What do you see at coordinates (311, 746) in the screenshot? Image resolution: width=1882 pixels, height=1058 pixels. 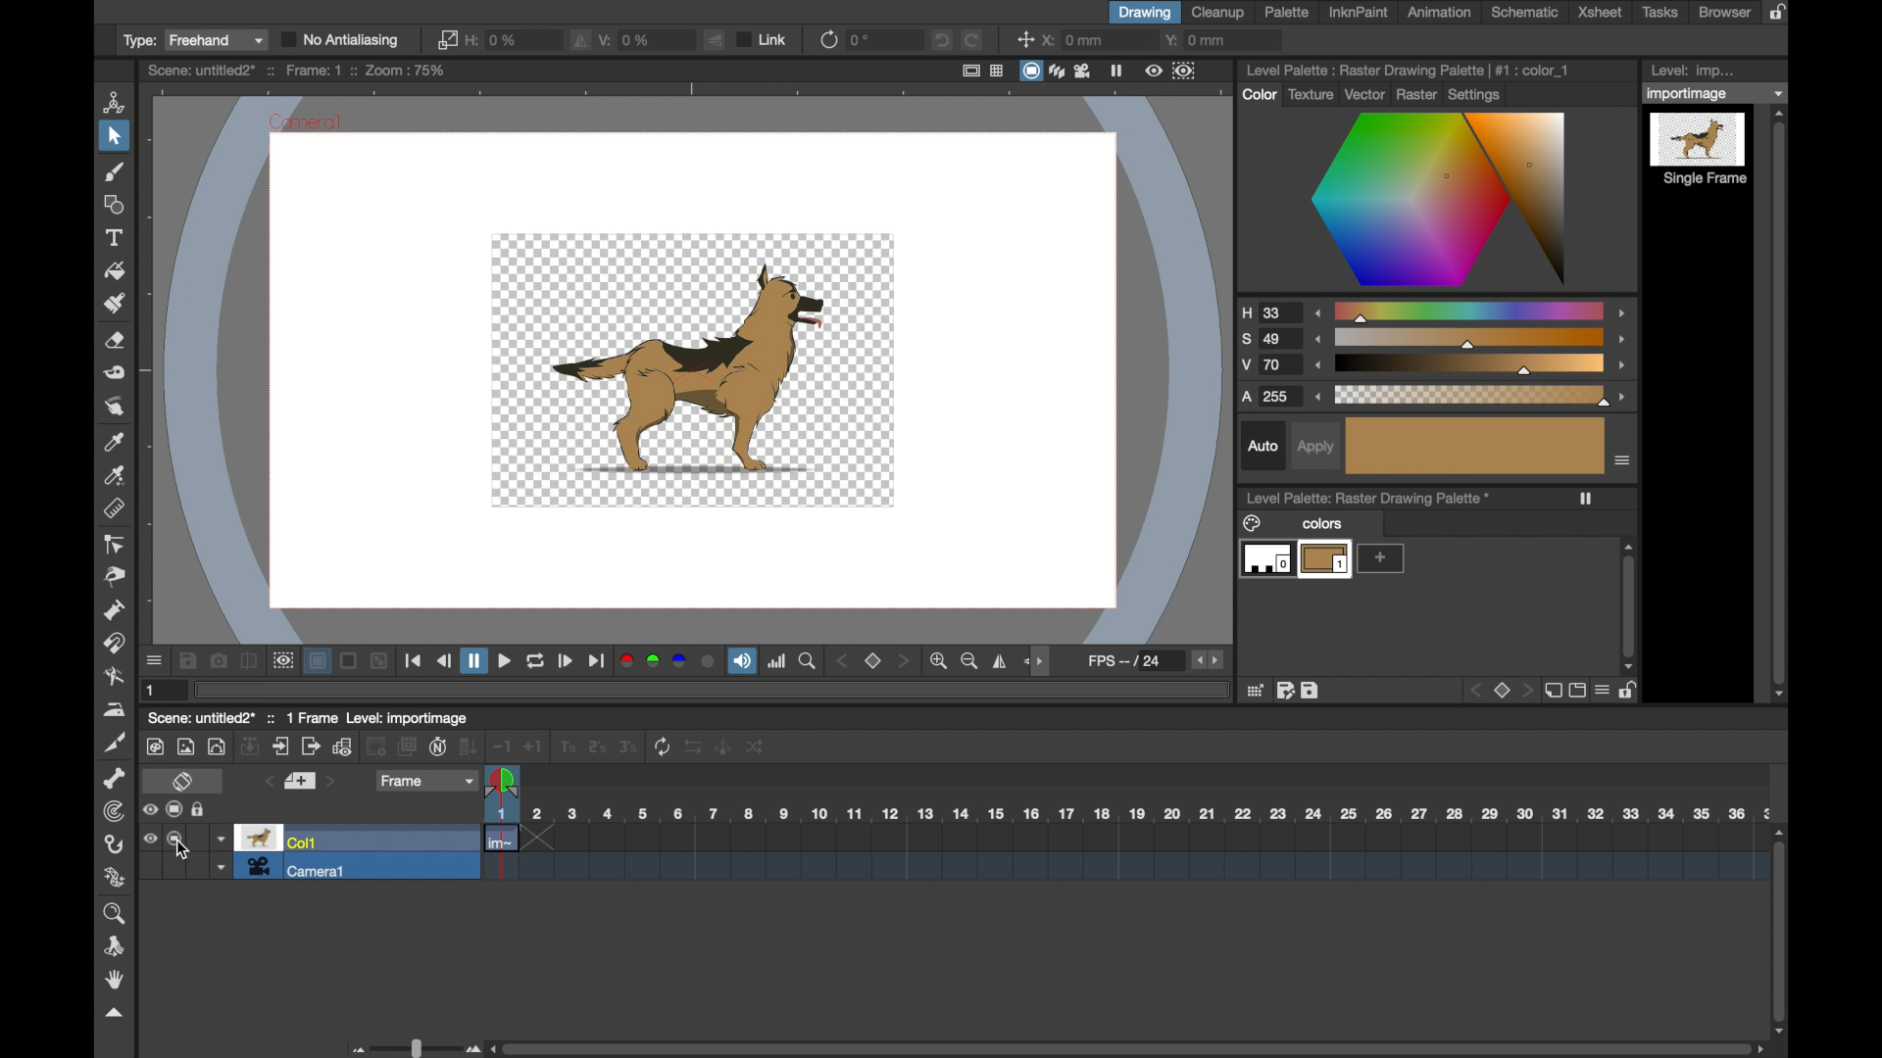 I see `forward` at bounding box center [311, 746].